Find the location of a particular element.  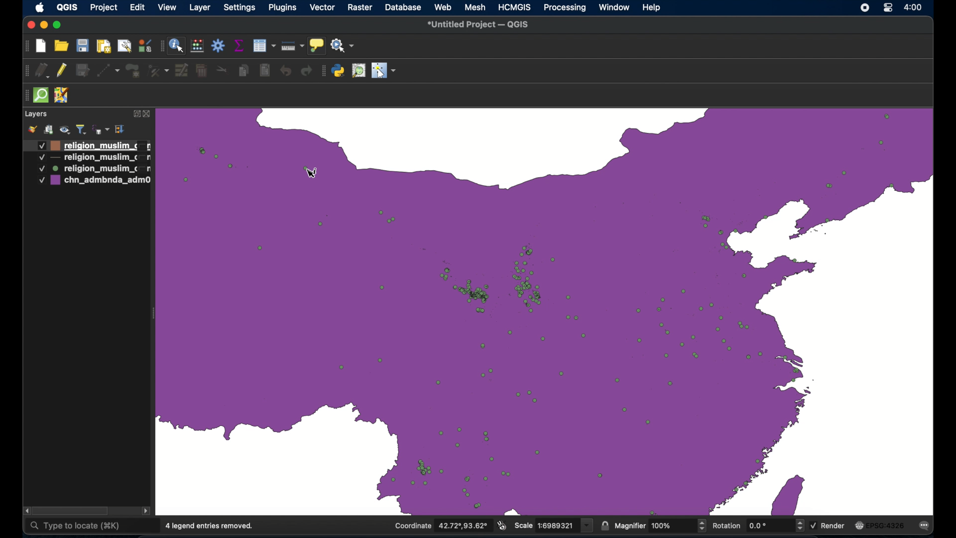

plugins toolbar is located at coordinates (324, 71).